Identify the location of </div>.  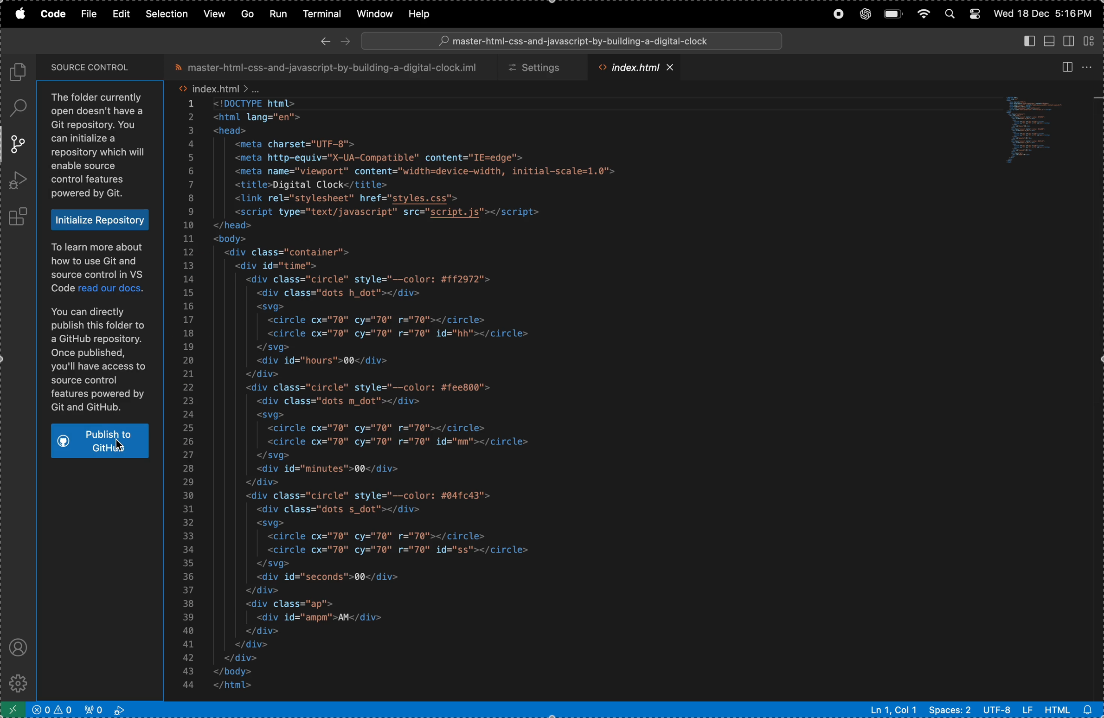
(263, 591).